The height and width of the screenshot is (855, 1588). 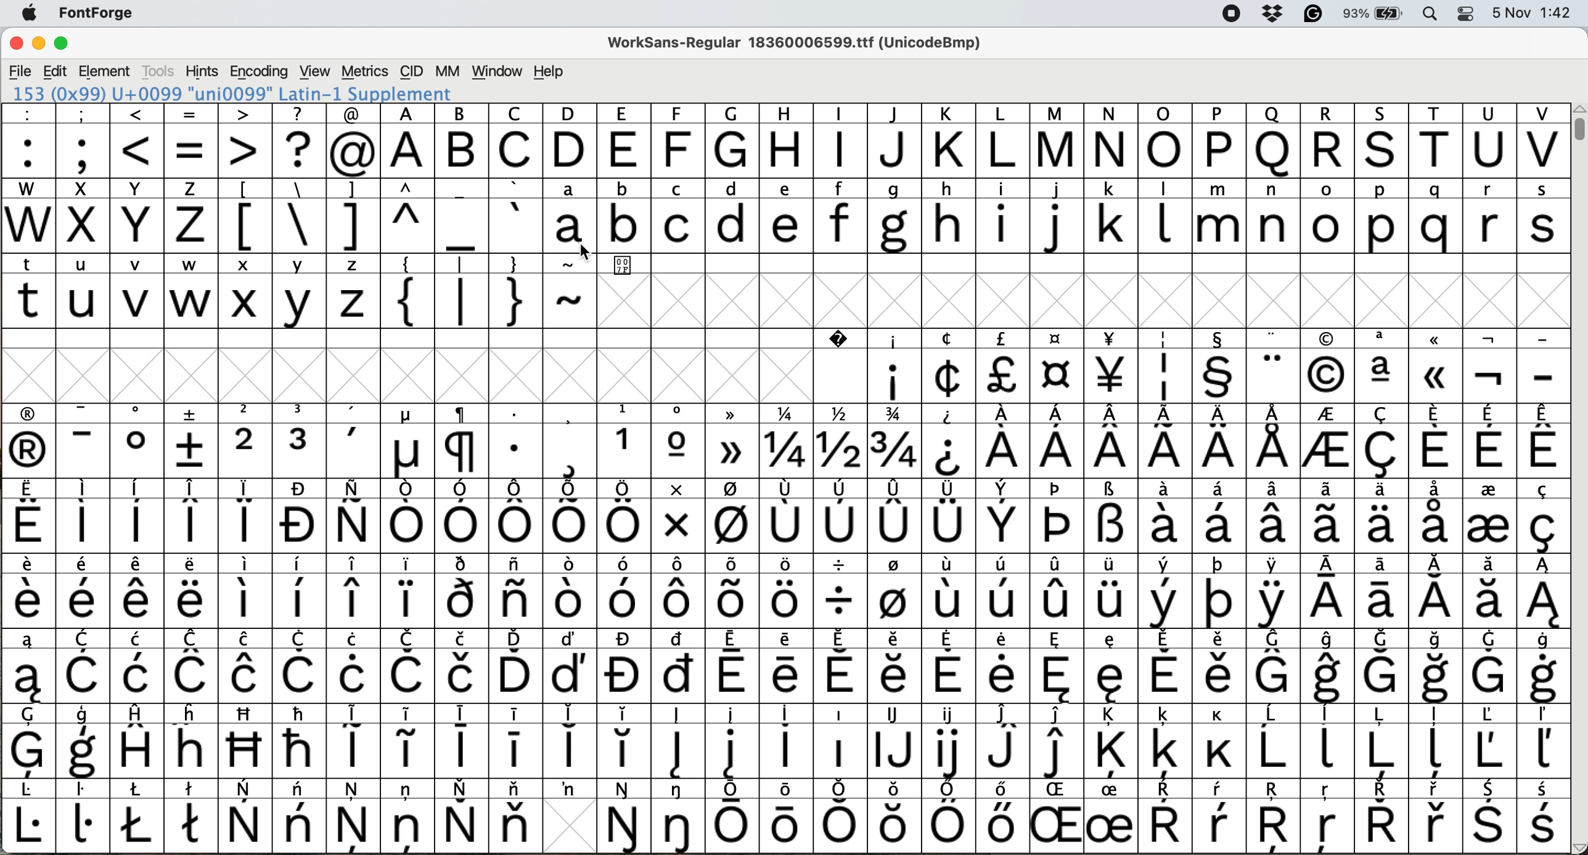 What do you see at coordinates (625, 667) in the screenshot?
I see `symbol` at bounding box center [625, 667].